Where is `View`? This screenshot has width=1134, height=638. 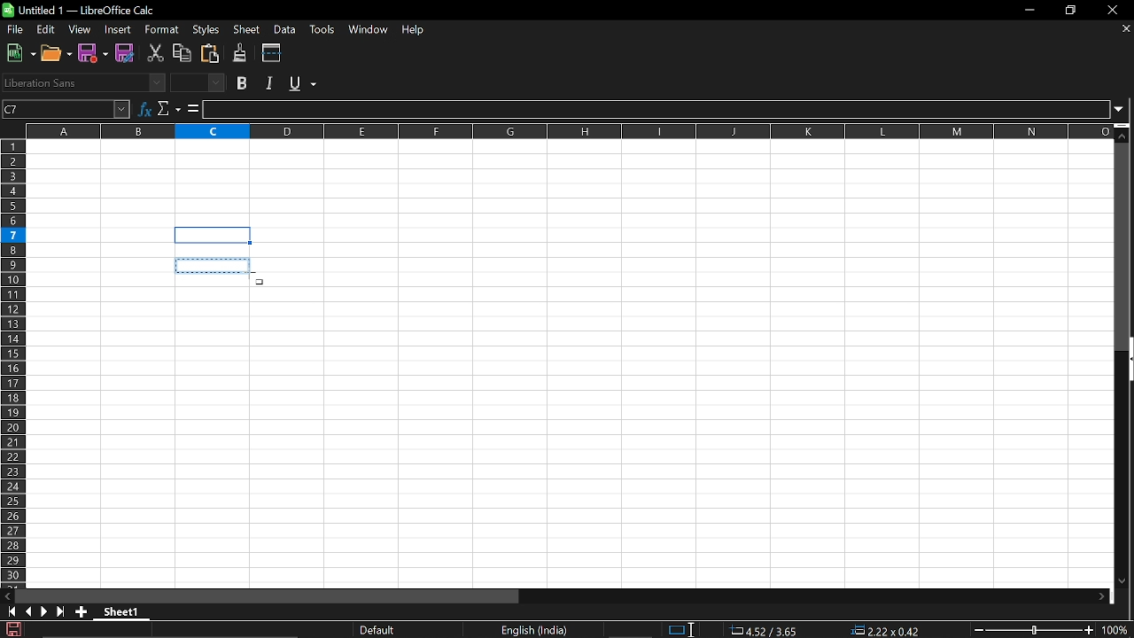
View is located at coordinates (80, 30).